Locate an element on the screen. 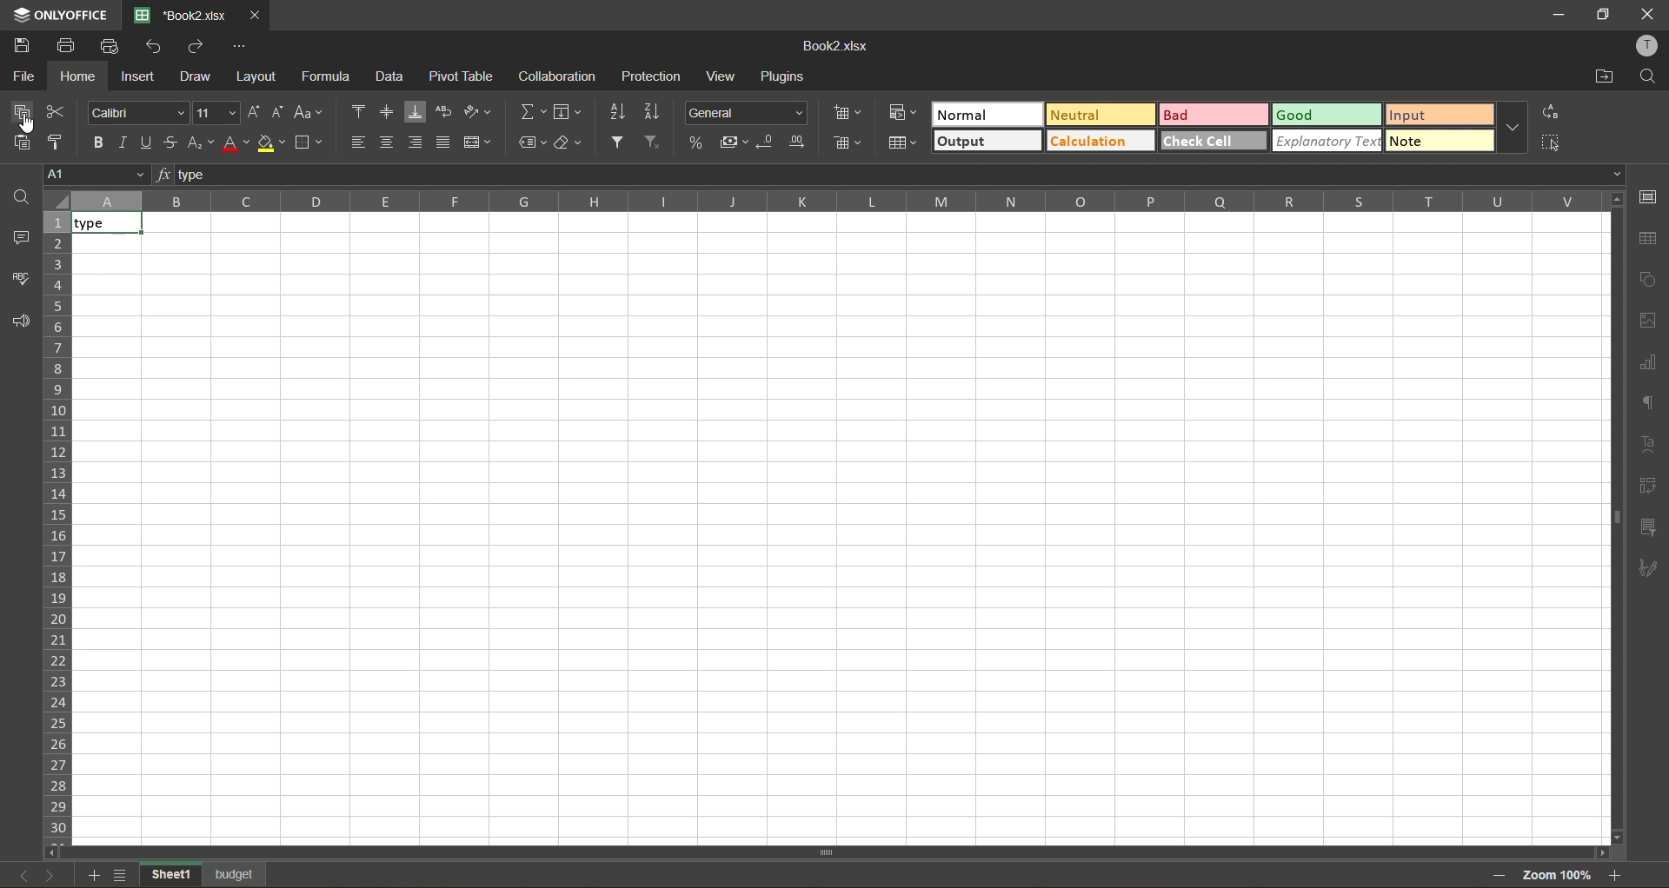 The width and height of the screenshot is (1669, 888). align middle is located at coordinates (382, 109).